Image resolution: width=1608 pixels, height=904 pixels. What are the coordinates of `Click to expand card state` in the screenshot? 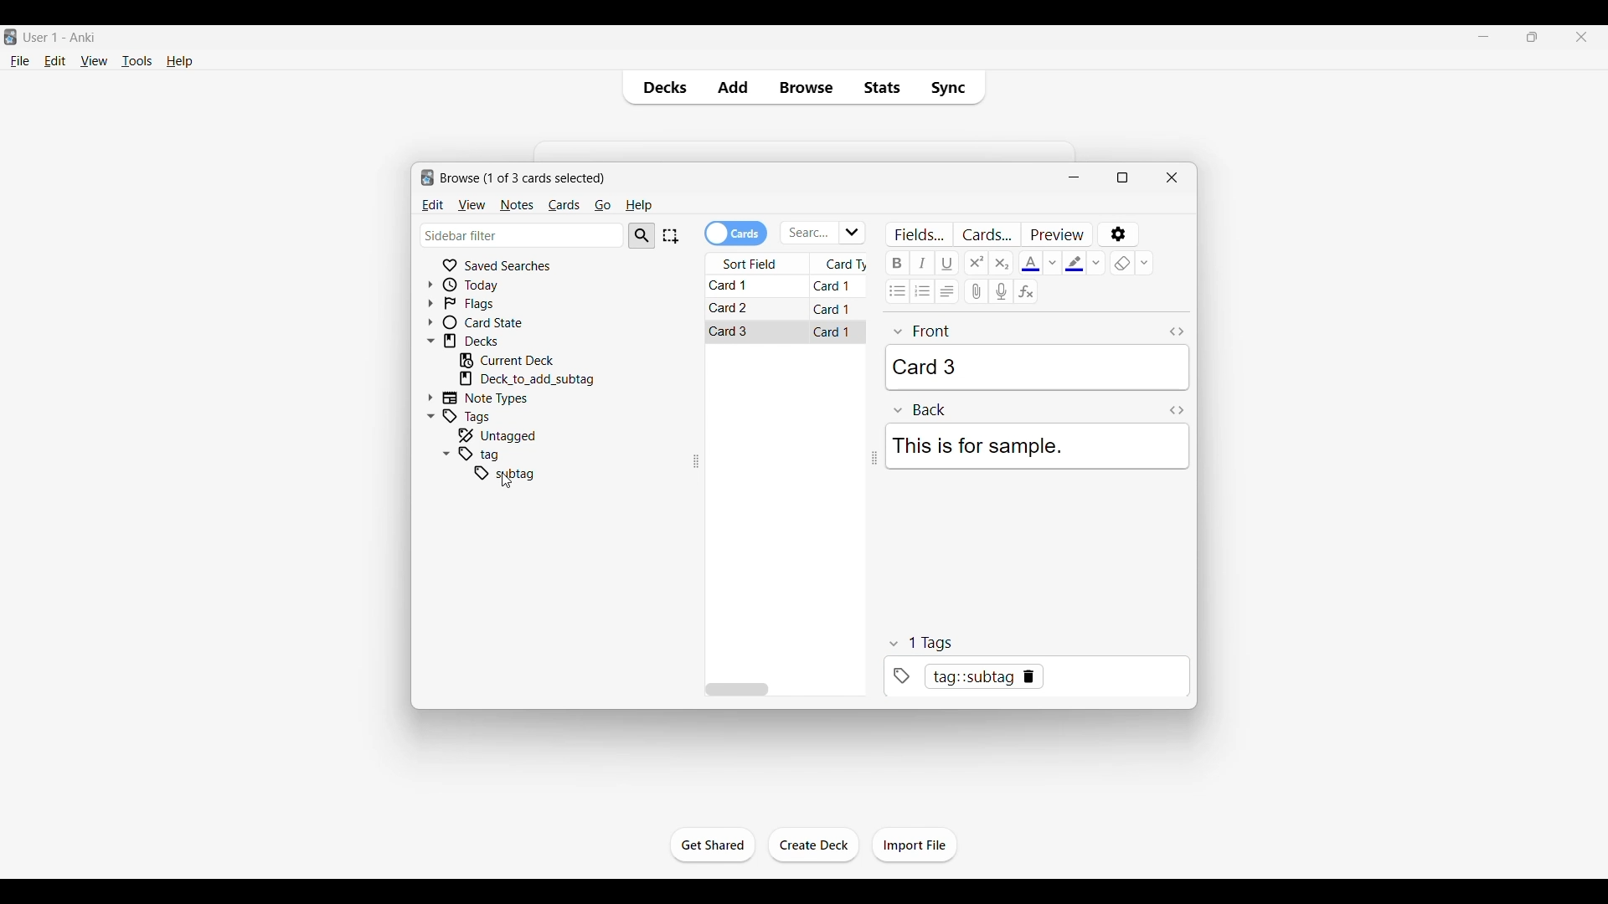 It's located at (430, 322).